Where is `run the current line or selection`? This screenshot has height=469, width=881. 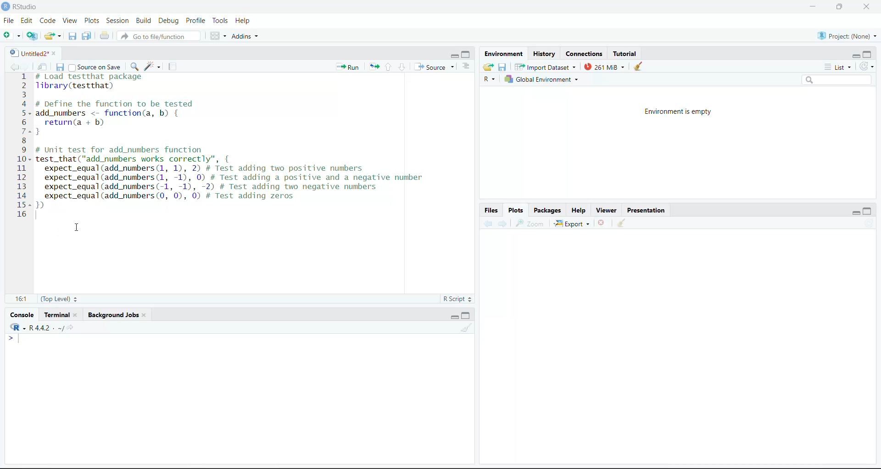
run the current line or selection is located at coordinates (349, 66).